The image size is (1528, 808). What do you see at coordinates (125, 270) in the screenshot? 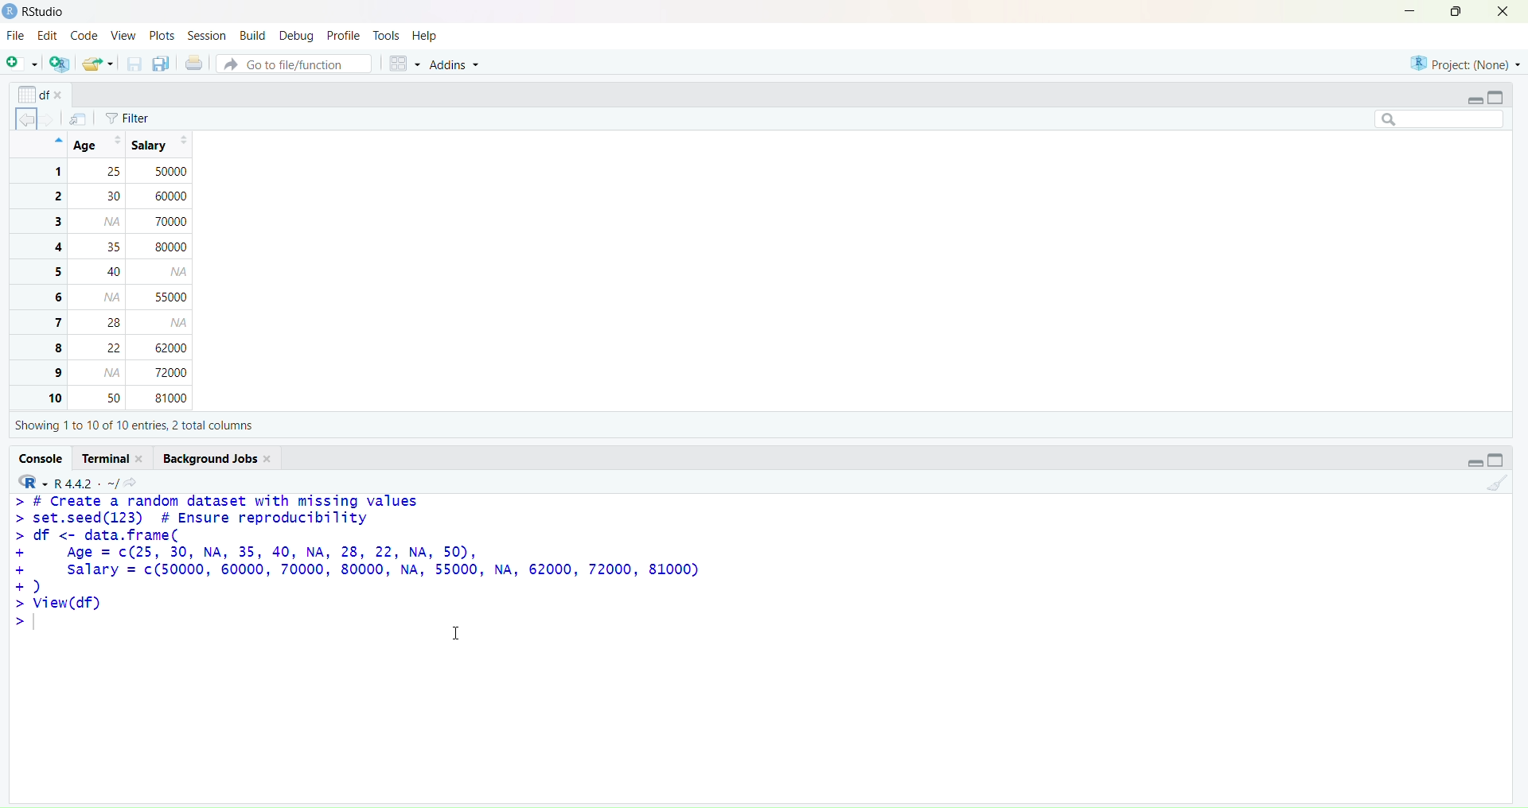
I see `Age Salary
1 25 50000
2 30 60000
3 N 70000
4 35 80000
5 40 NA
6 NA 55000
7 28 NA
8 22 62000
9 N 72000
10 50 81000` at bounding box center [125, 270].